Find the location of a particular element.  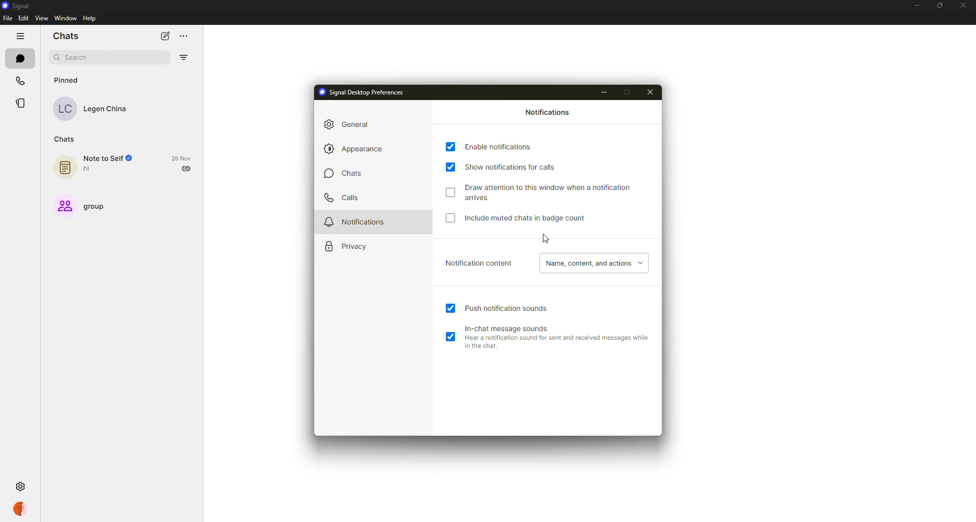

chats is located at coordinates (19, 58).